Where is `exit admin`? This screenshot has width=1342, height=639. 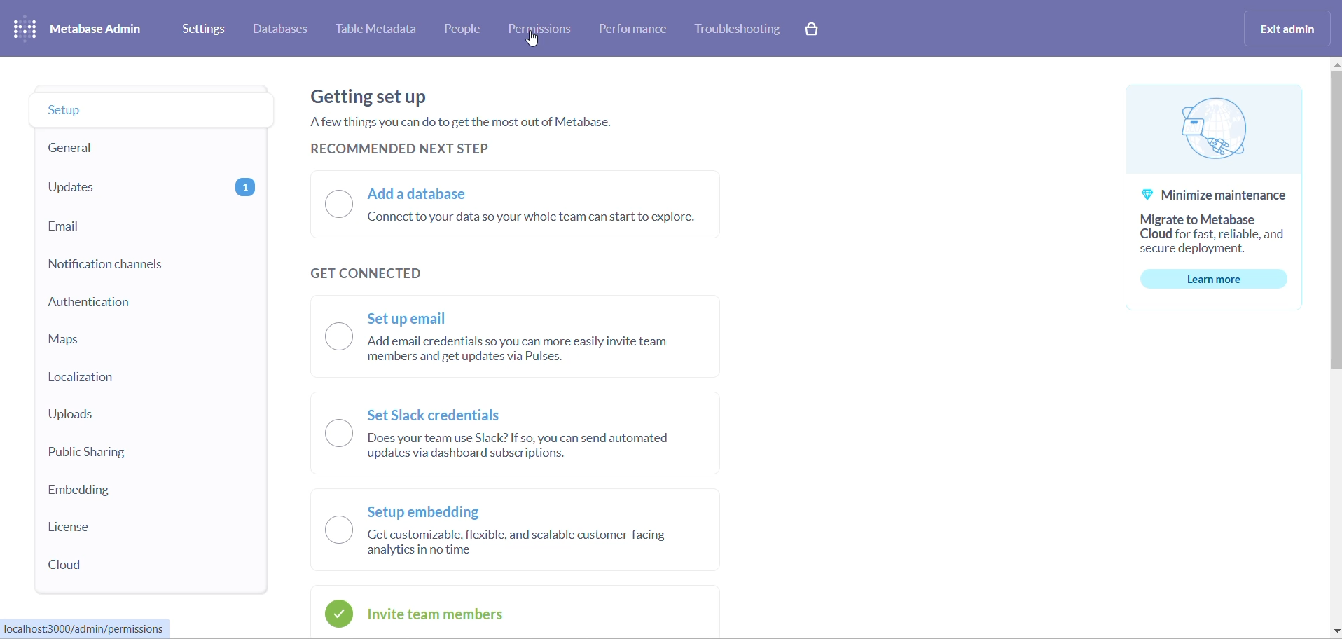 exit admin is located at coordinates (1285, 28).